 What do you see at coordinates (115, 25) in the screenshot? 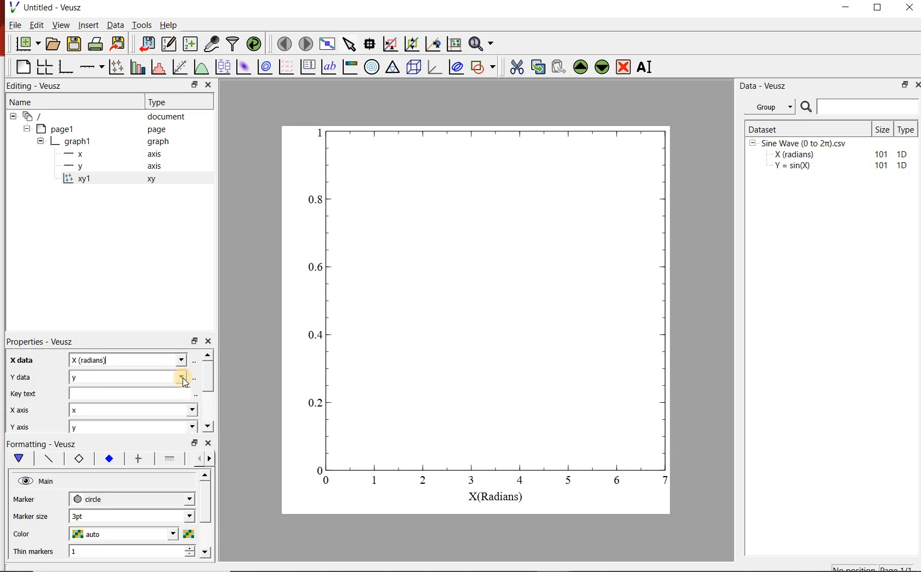
I see `Data` at bounding box center [115, 25].